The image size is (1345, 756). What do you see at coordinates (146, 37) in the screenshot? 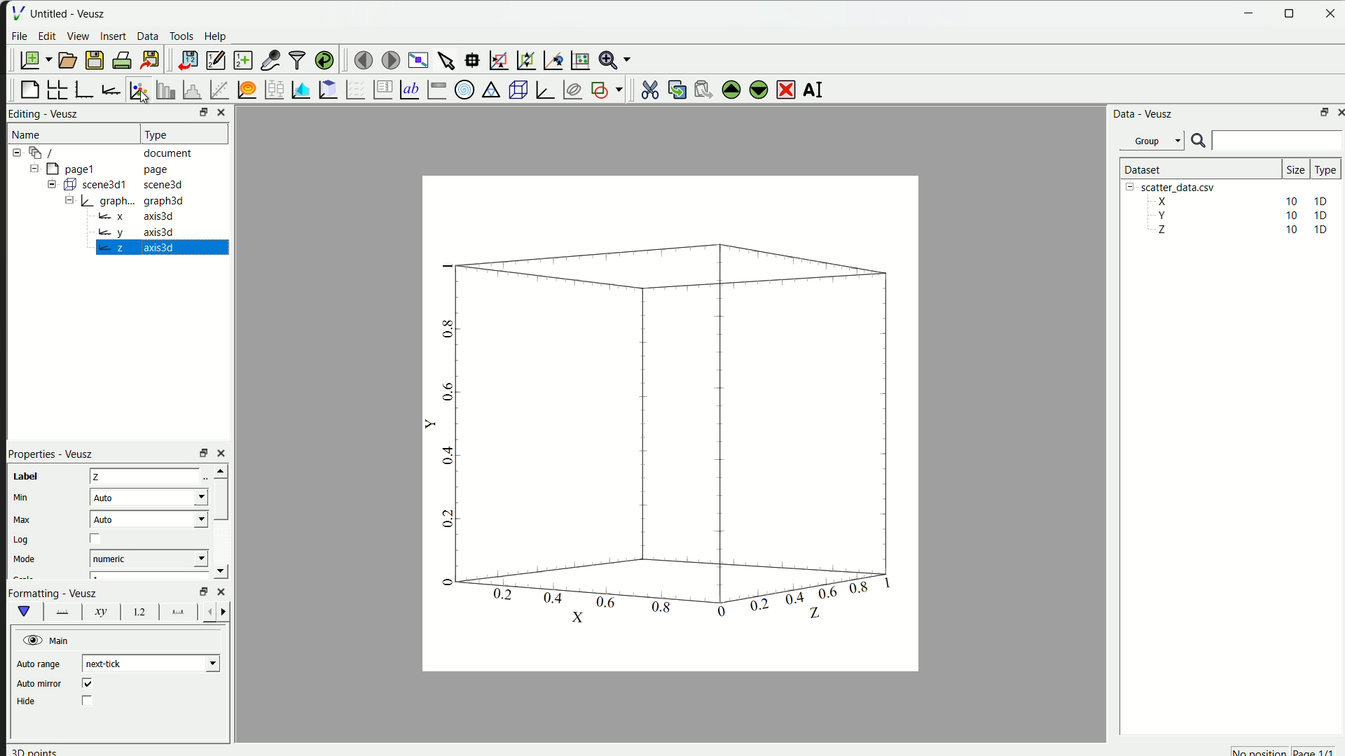
I see `Data` at bounding box center [146, 37].